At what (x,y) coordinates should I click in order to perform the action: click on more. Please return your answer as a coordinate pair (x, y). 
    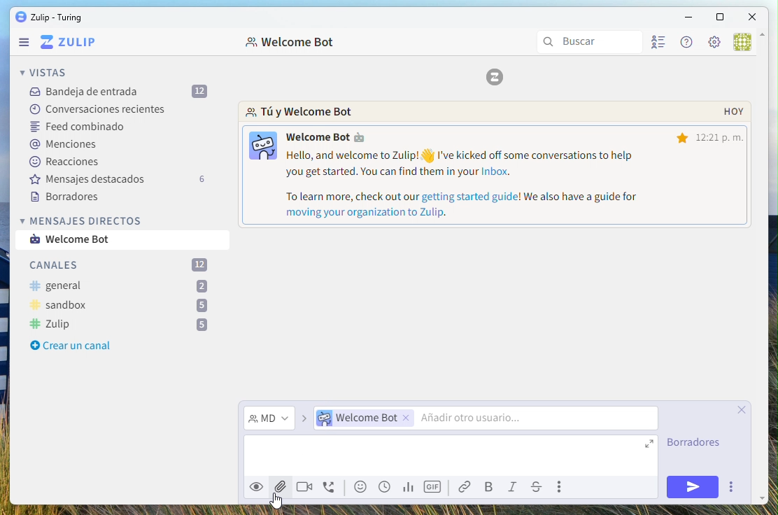
    Looking at the image, I should click on (730, 487).